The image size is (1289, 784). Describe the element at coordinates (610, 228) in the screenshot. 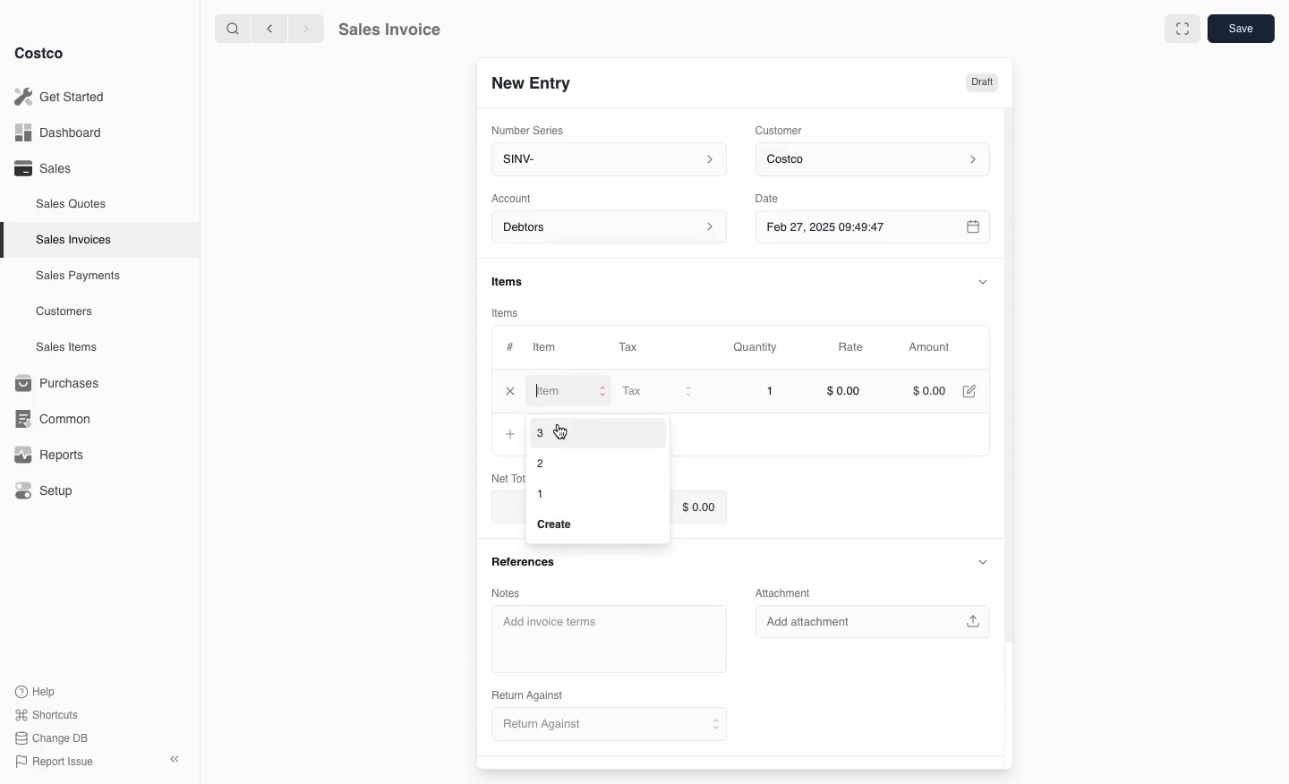

I see `Debtors` at that location.